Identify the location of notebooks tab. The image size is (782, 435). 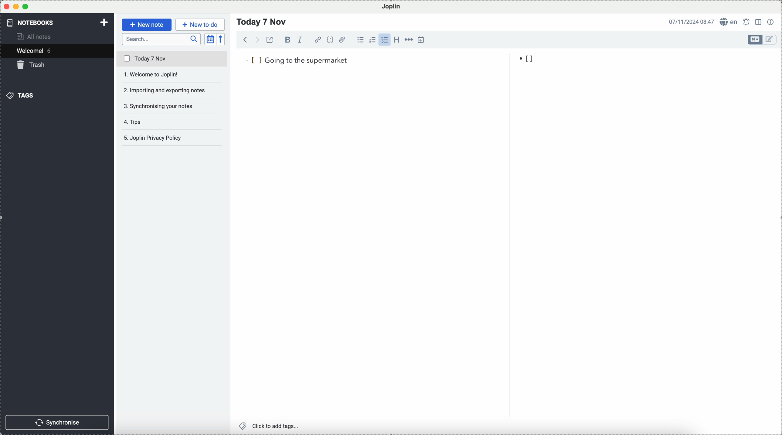
(35, 22).